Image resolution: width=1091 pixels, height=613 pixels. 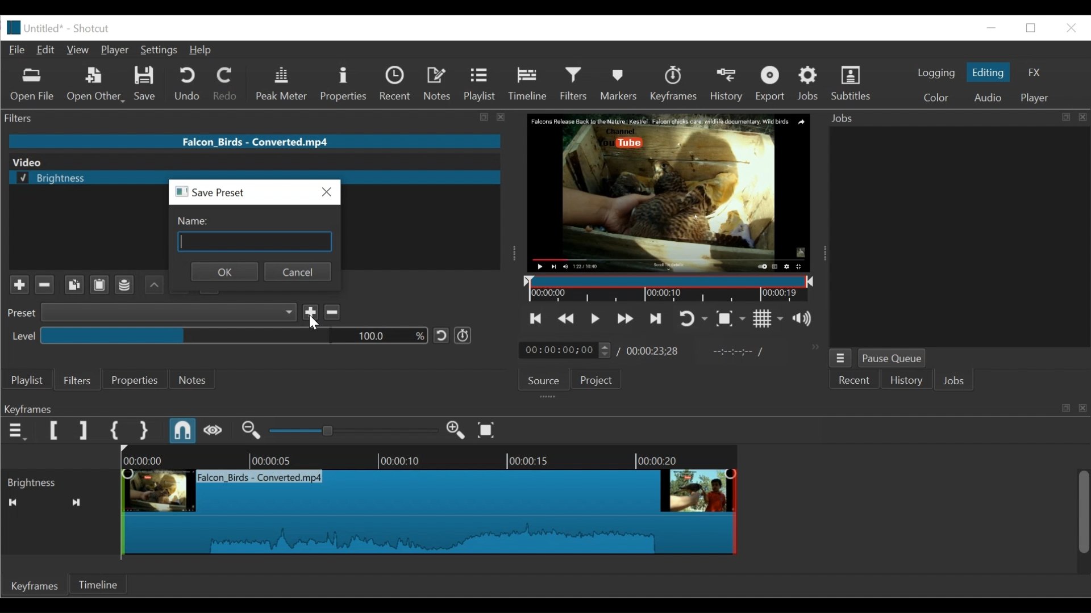 What do you see at coordinates (228, 85) in the screenshot?
I see `Redo` at bounding box center [228, 85].